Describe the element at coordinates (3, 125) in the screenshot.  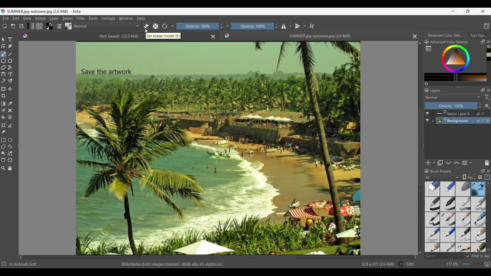
I see `Assistant tool` at that location.